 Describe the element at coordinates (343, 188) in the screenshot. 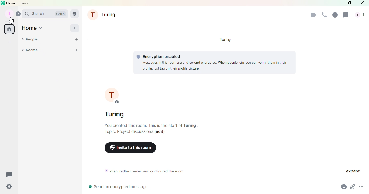

I see `Emoji` at that location.